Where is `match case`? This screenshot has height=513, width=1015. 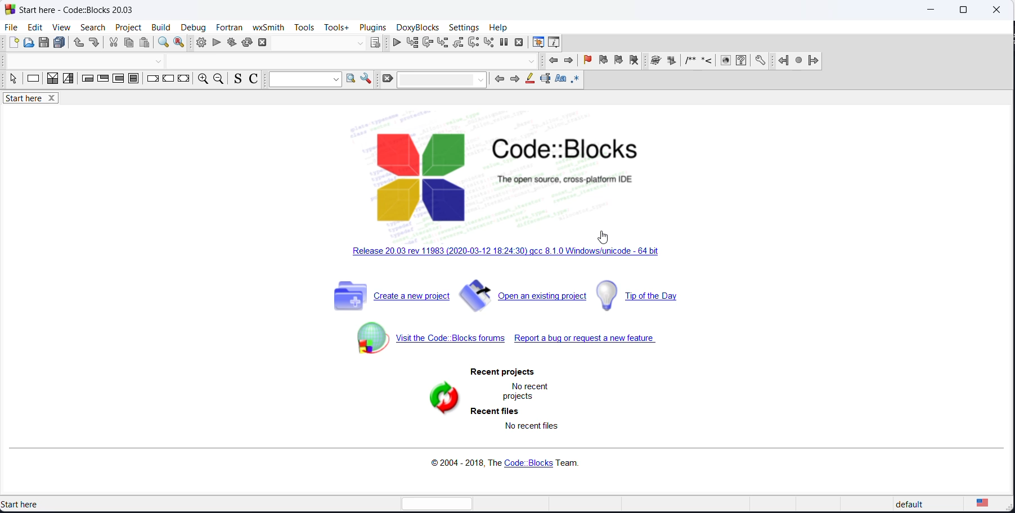
match case is located at coordinates (560, 80).